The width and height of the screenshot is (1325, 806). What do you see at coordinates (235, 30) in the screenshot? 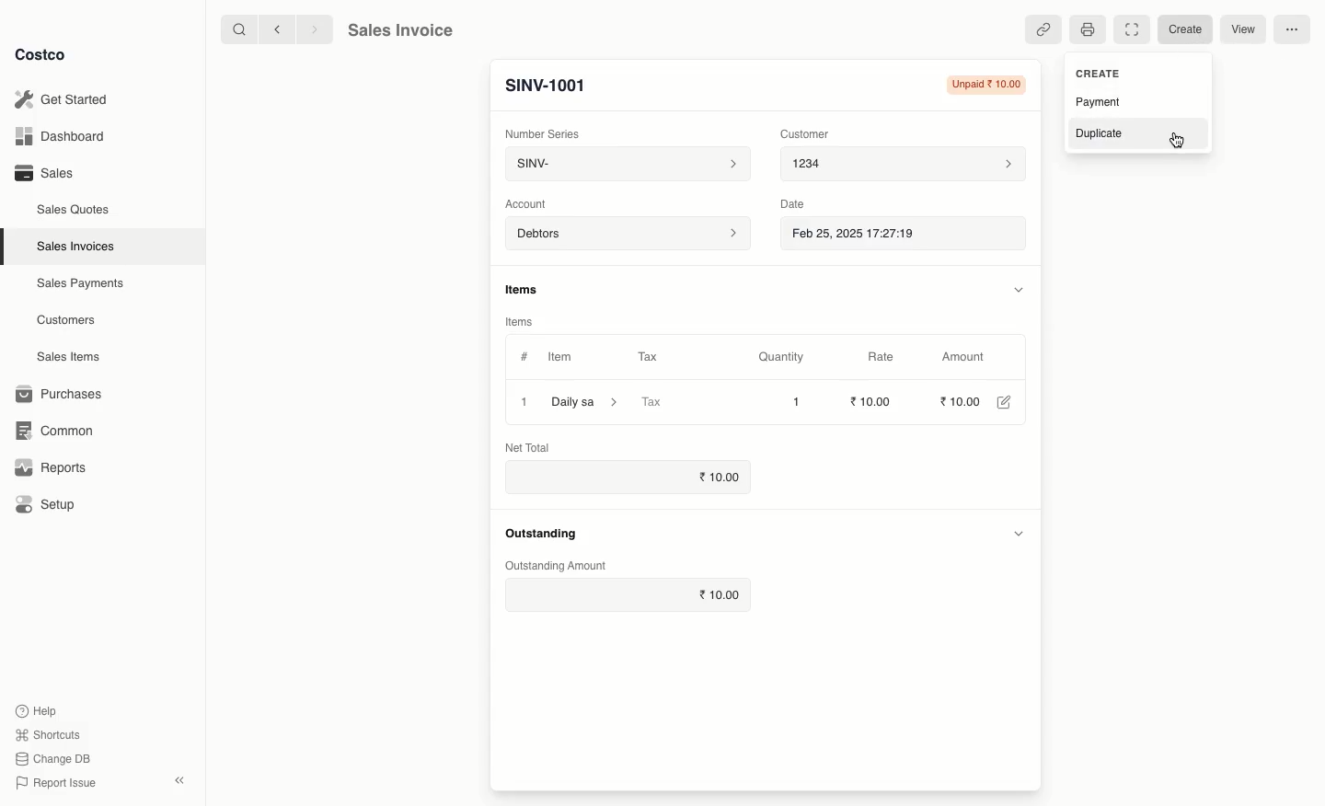
I see `Search` at bounding box center [235, 30].